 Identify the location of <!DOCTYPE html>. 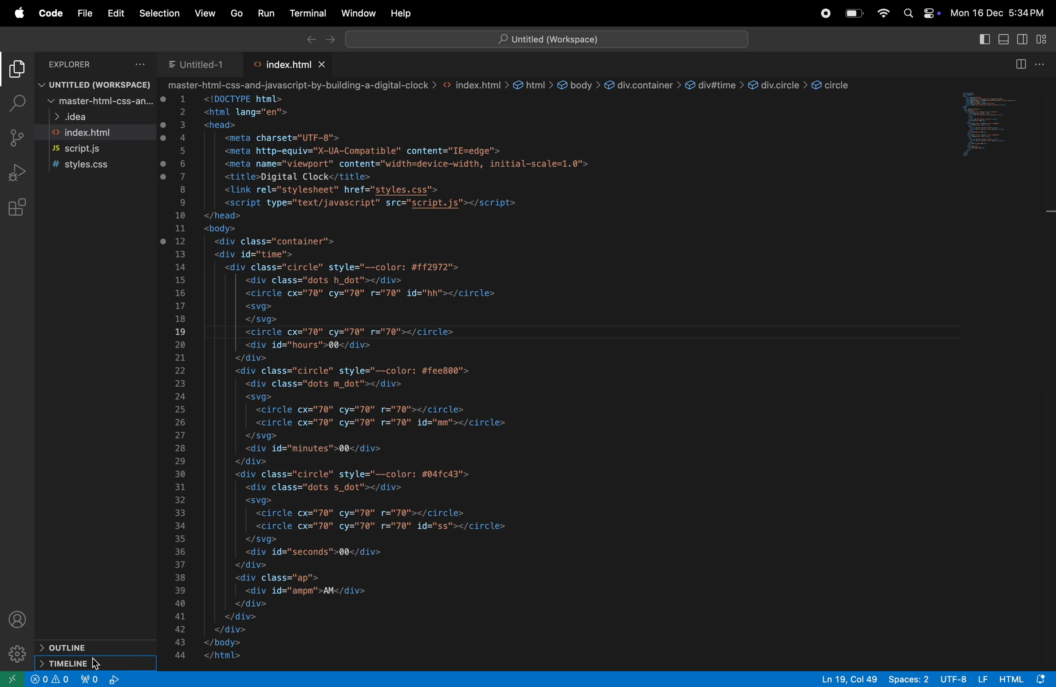
(245, 99).